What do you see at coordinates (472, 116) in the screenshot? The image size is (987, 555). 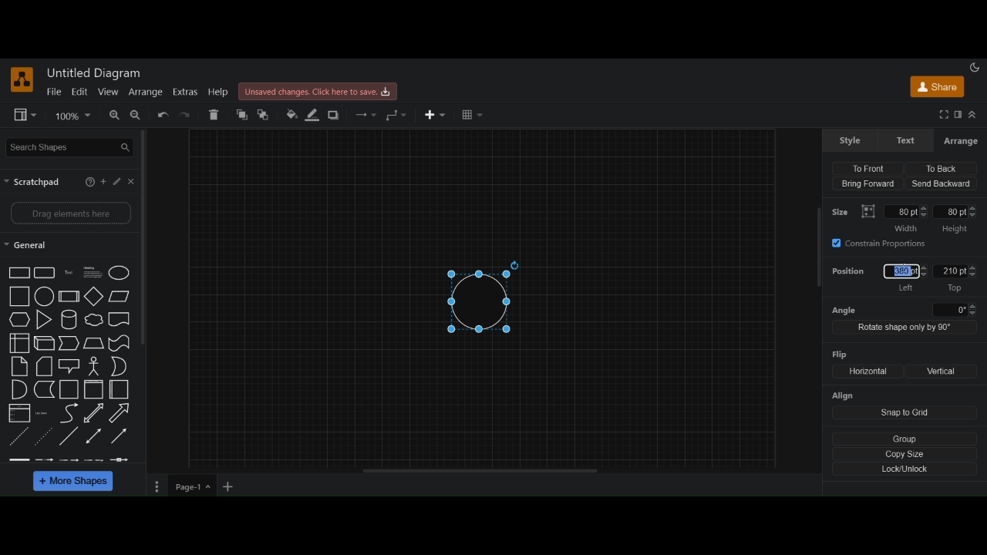 I see `table` at bounding box center [472, 116].